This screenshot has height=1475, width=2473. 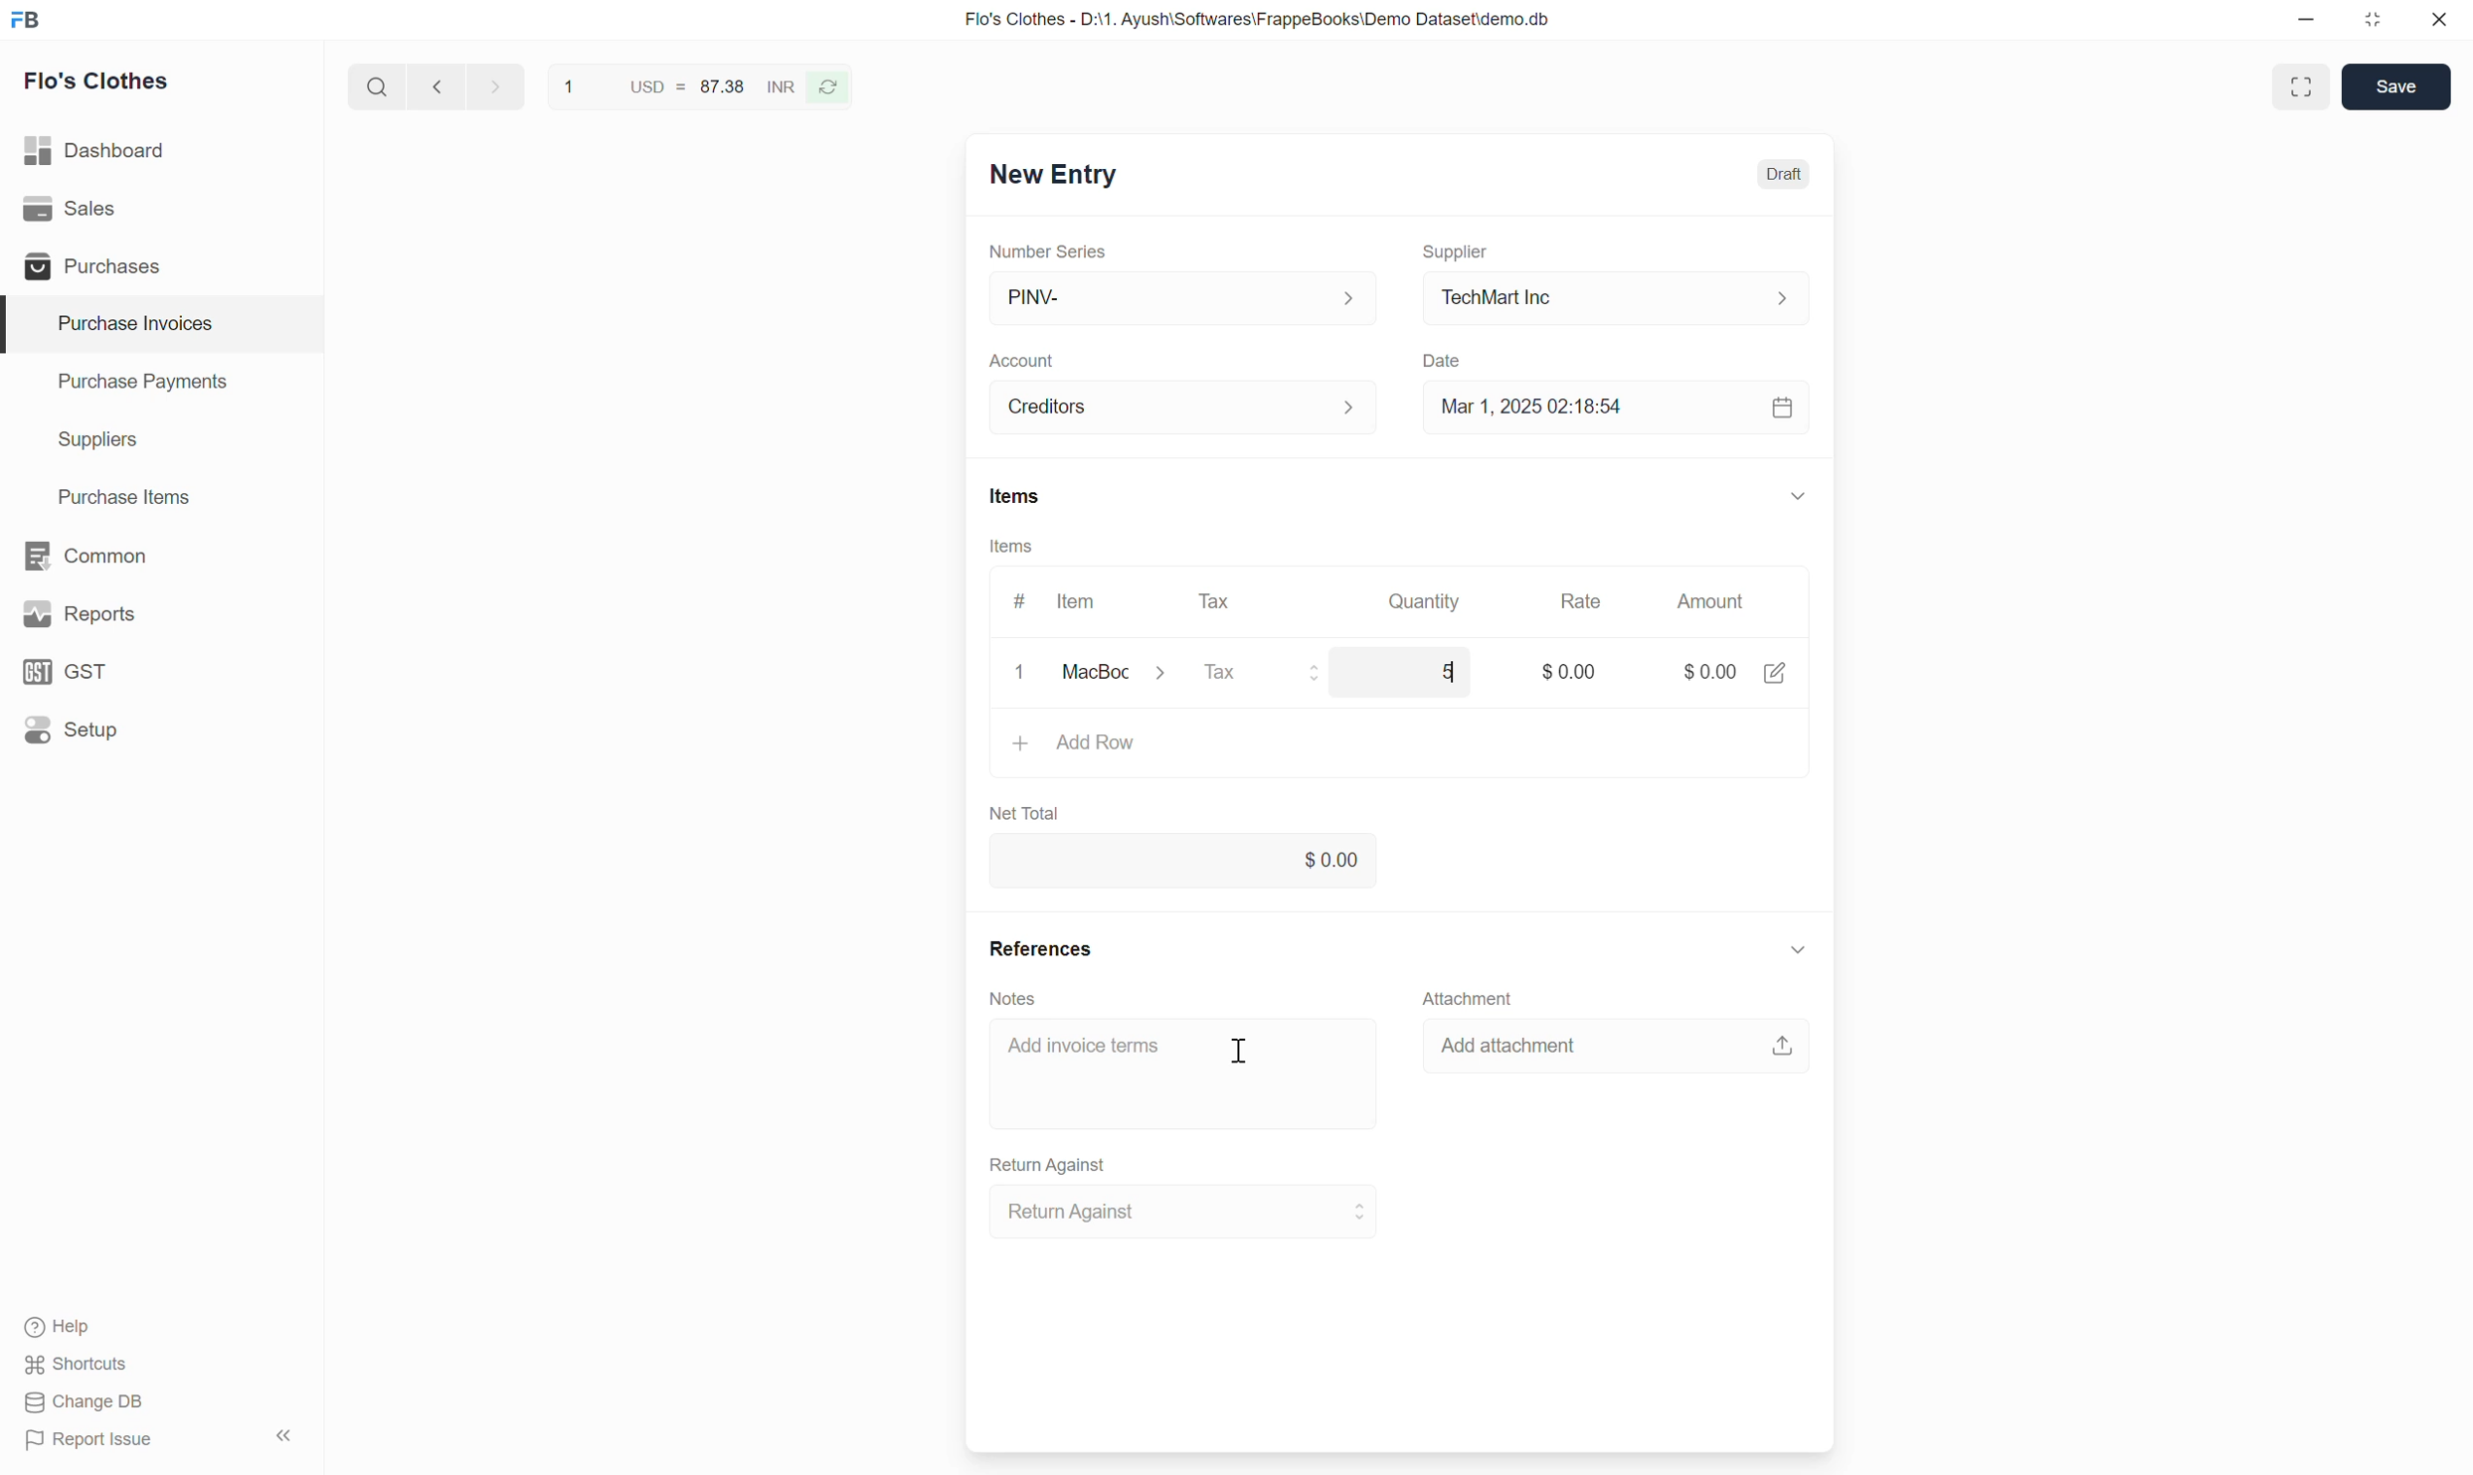 I want to click on Attachment, so click(x=1468, y=997).